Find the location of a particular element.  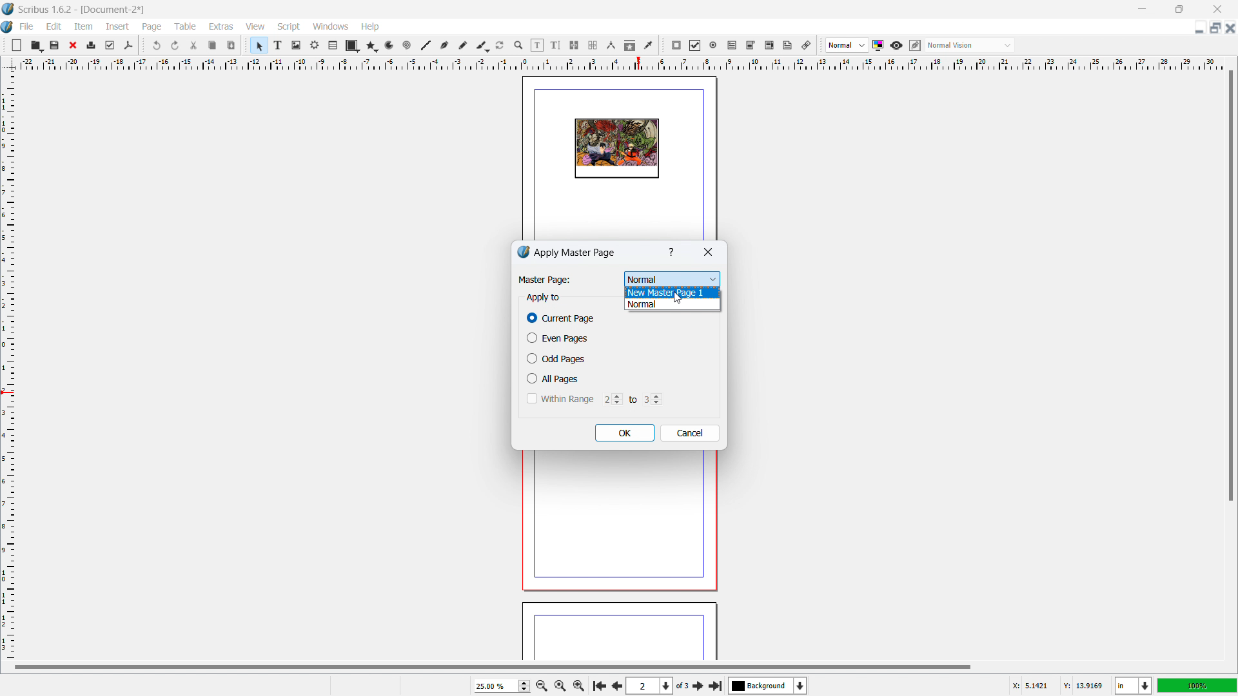

horizontal scrollbar is located at coordinates (493, 666).